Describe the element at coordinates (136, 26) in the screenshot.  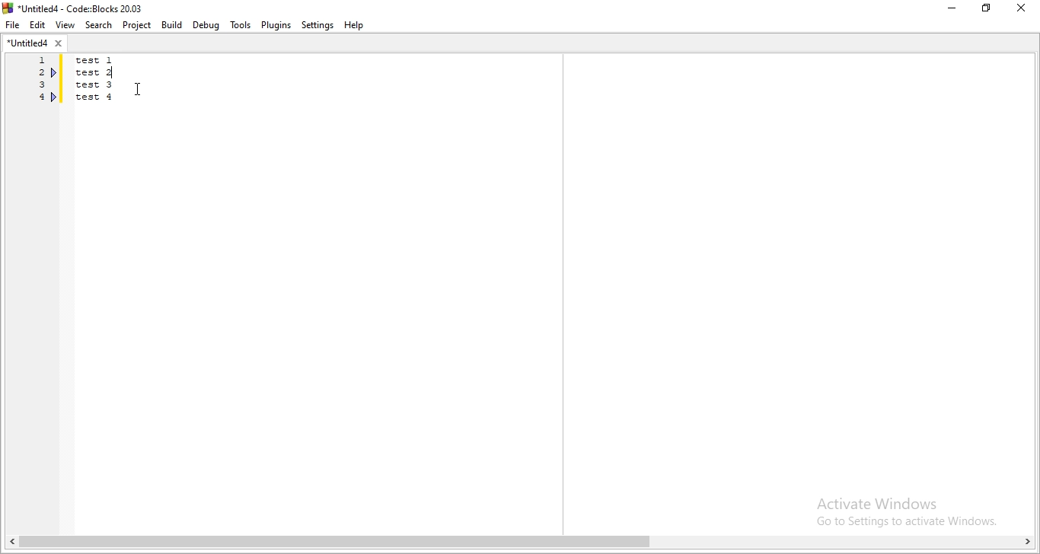
I see `Project ` at that location.